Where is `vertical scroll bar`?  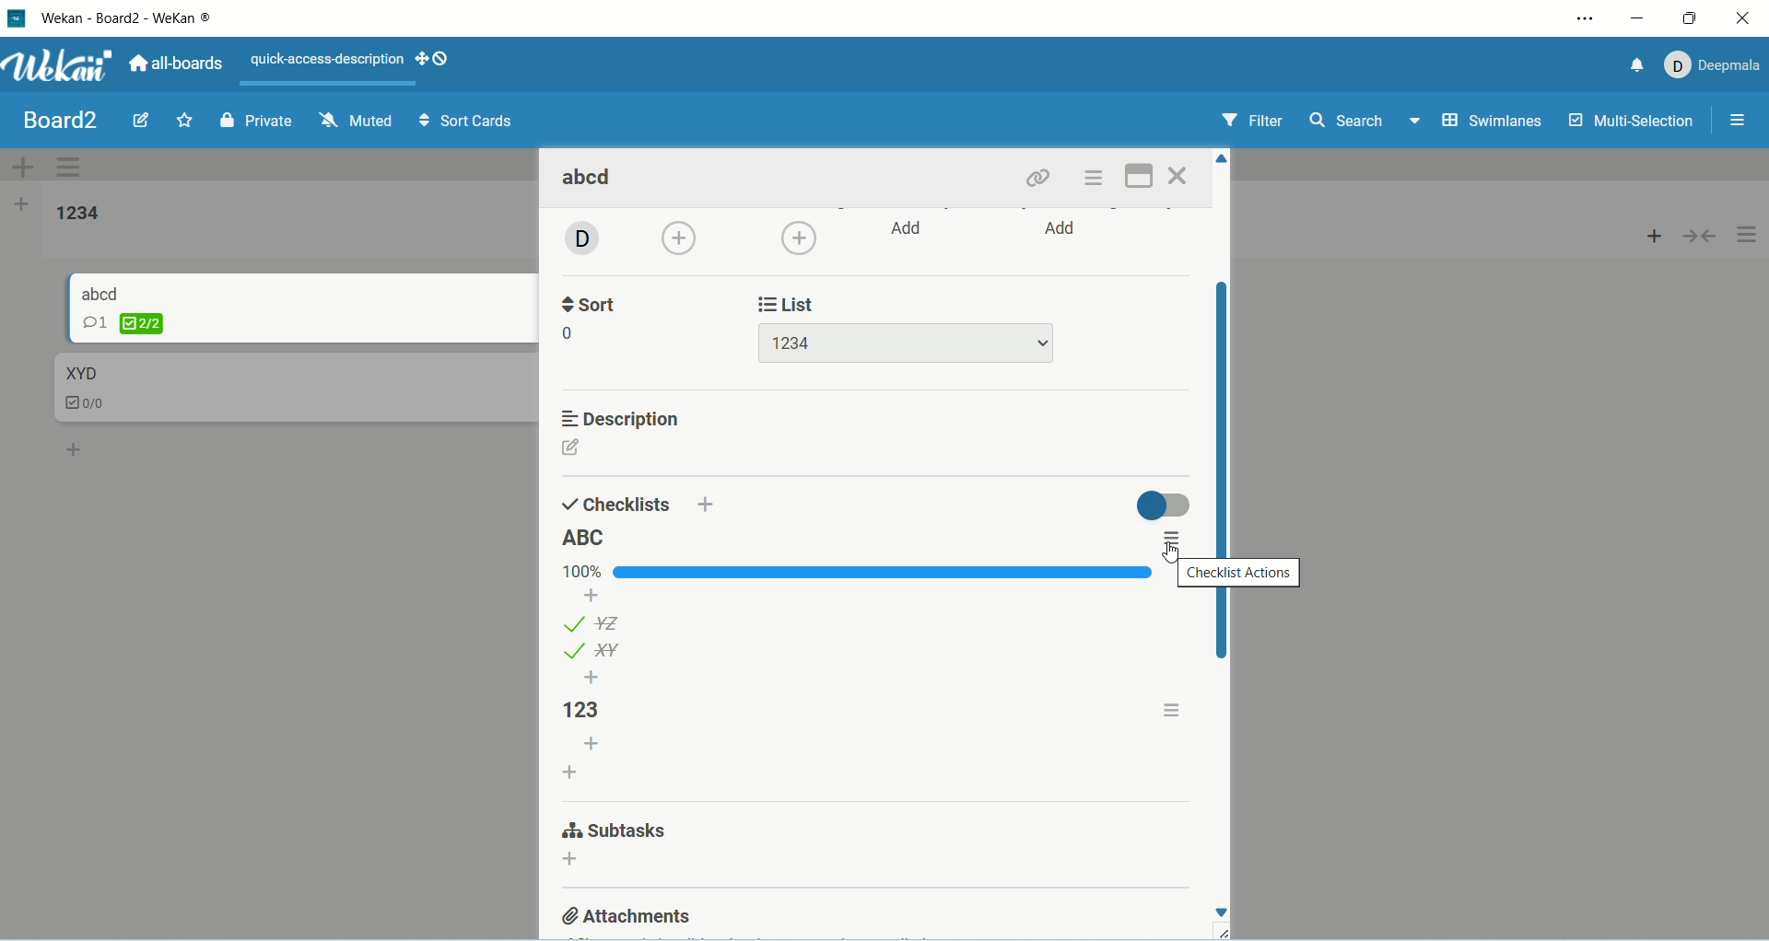
vertical scroll bar is located at coordinates (1221, 471).